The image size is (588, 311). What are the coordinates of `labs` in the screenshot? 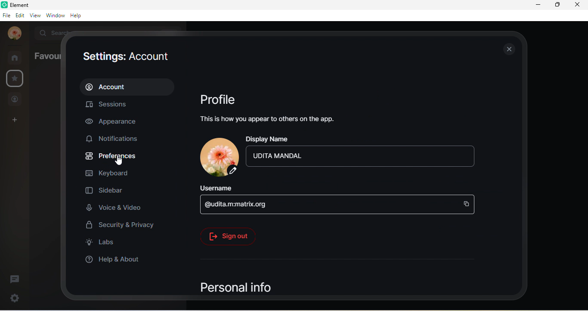 It's located at (105, 244).